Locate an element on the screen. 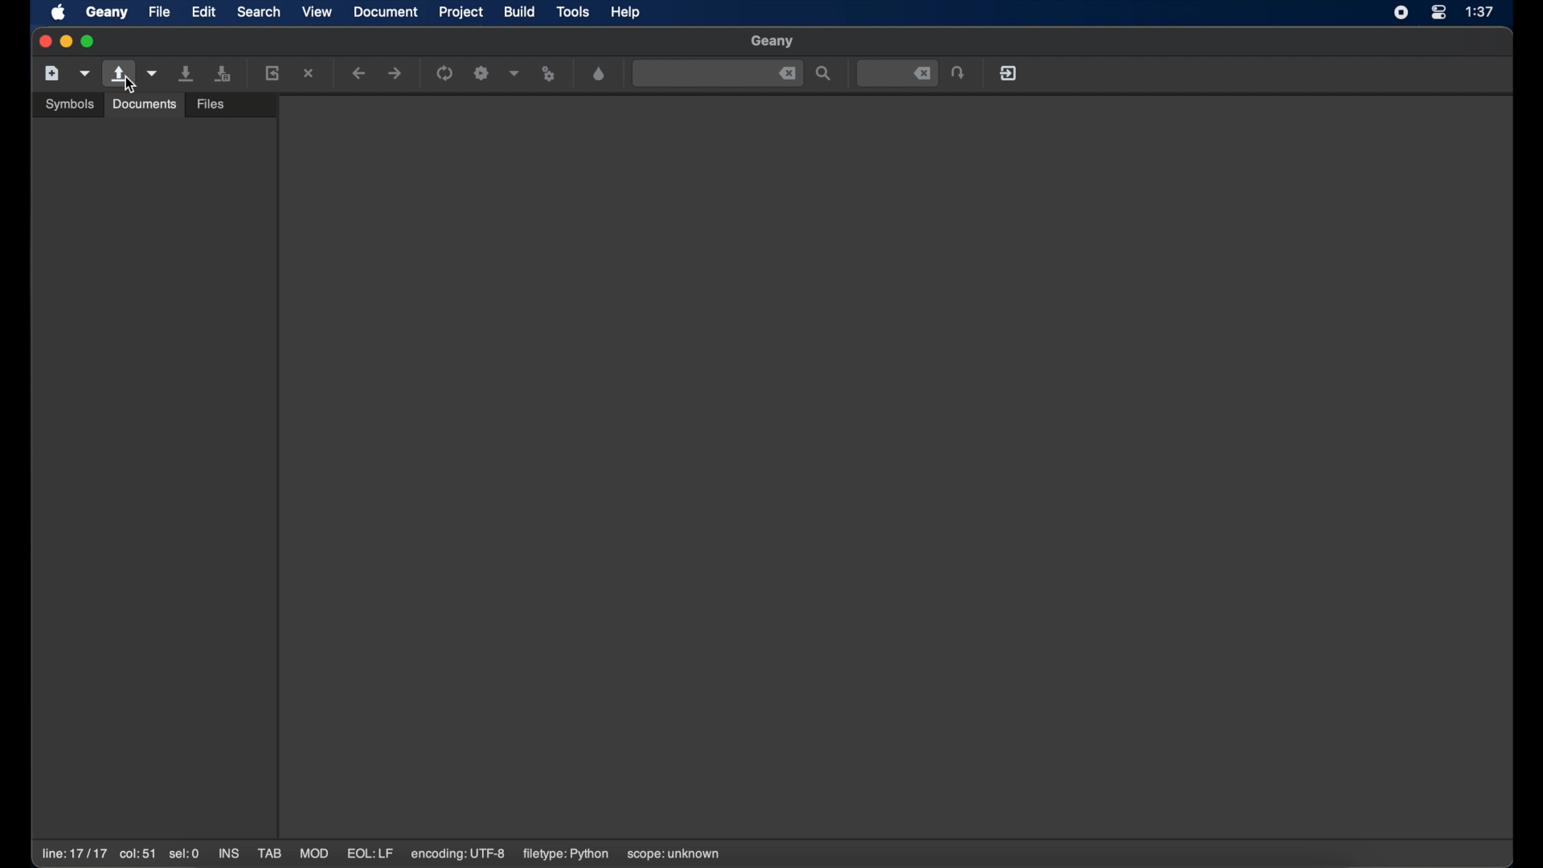 This screenshot has width=1543, height=868. view is located at coordinates (317, 10).